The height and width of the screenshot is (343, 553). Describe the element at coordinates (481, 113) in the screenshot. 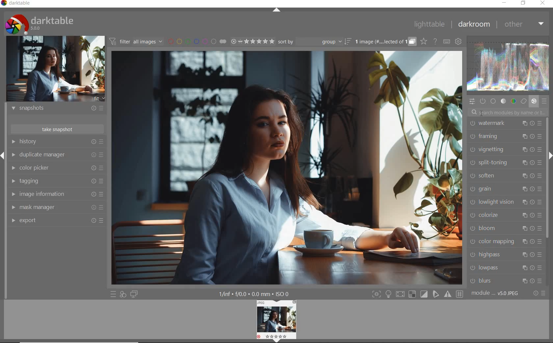

I see `cursor` at that location.